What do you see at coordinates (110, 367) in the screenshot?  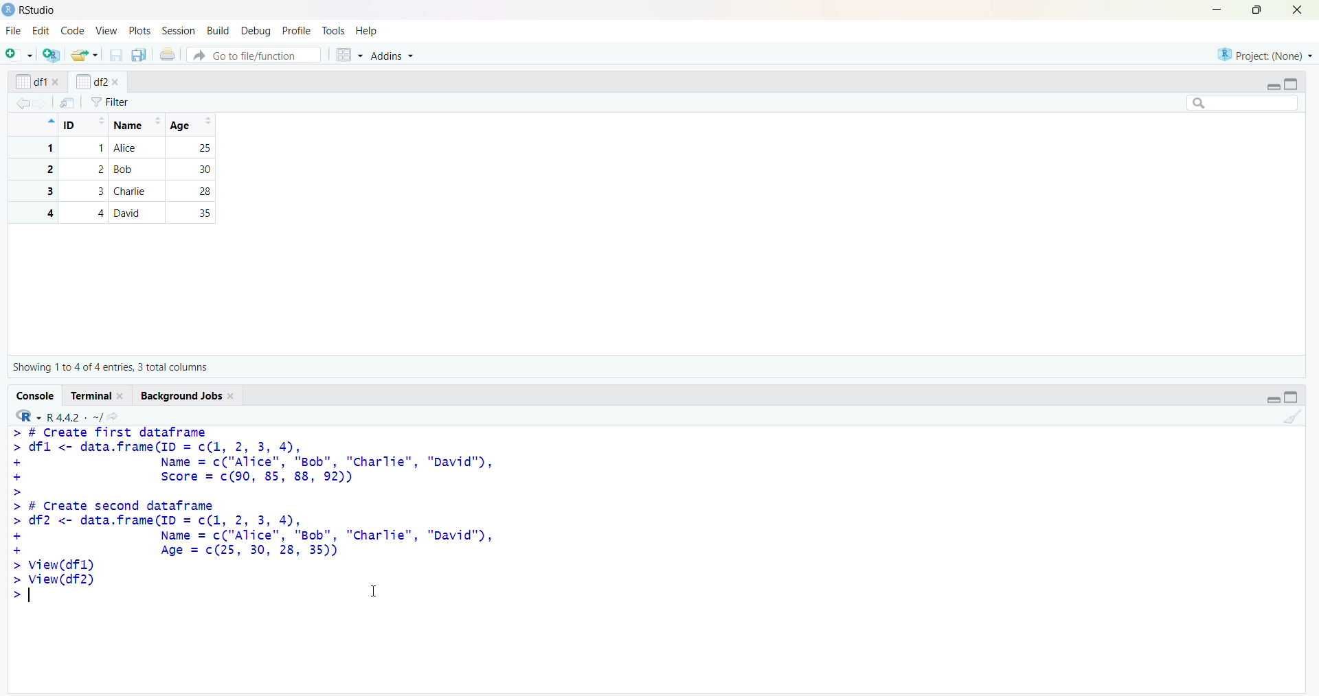 I see `Showing 1 to 4 of 4 entries, 3 total columns` at bounding box center [110, 367].